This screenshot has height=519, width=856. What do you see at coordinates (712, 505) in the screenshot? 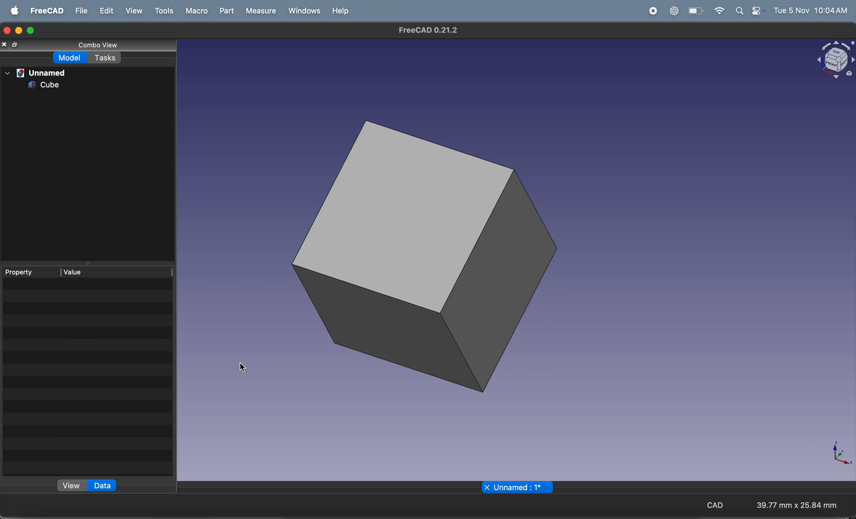
I see `CAD` at bounding box center [712, 505].